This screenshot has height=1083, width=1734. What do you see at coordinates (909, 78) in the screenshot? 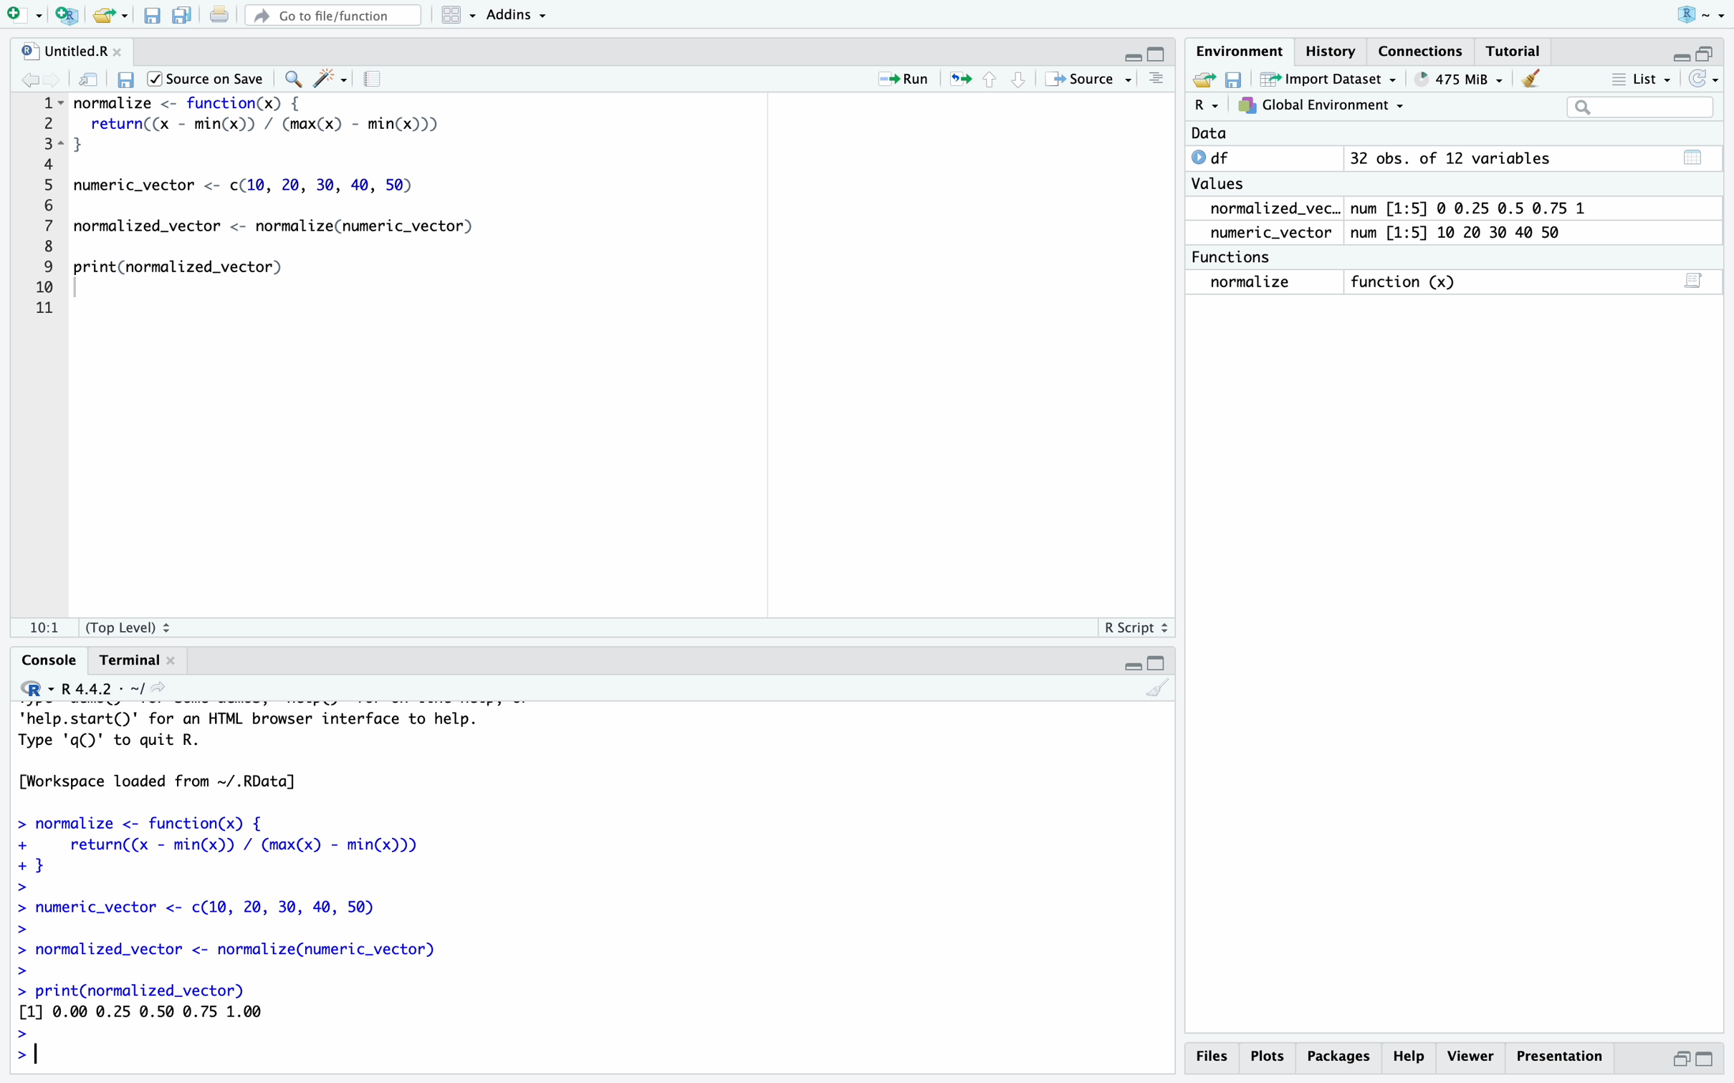
I see `Run the current line or selection (Ctrl + Enter)` at bounding box center [909, 78].